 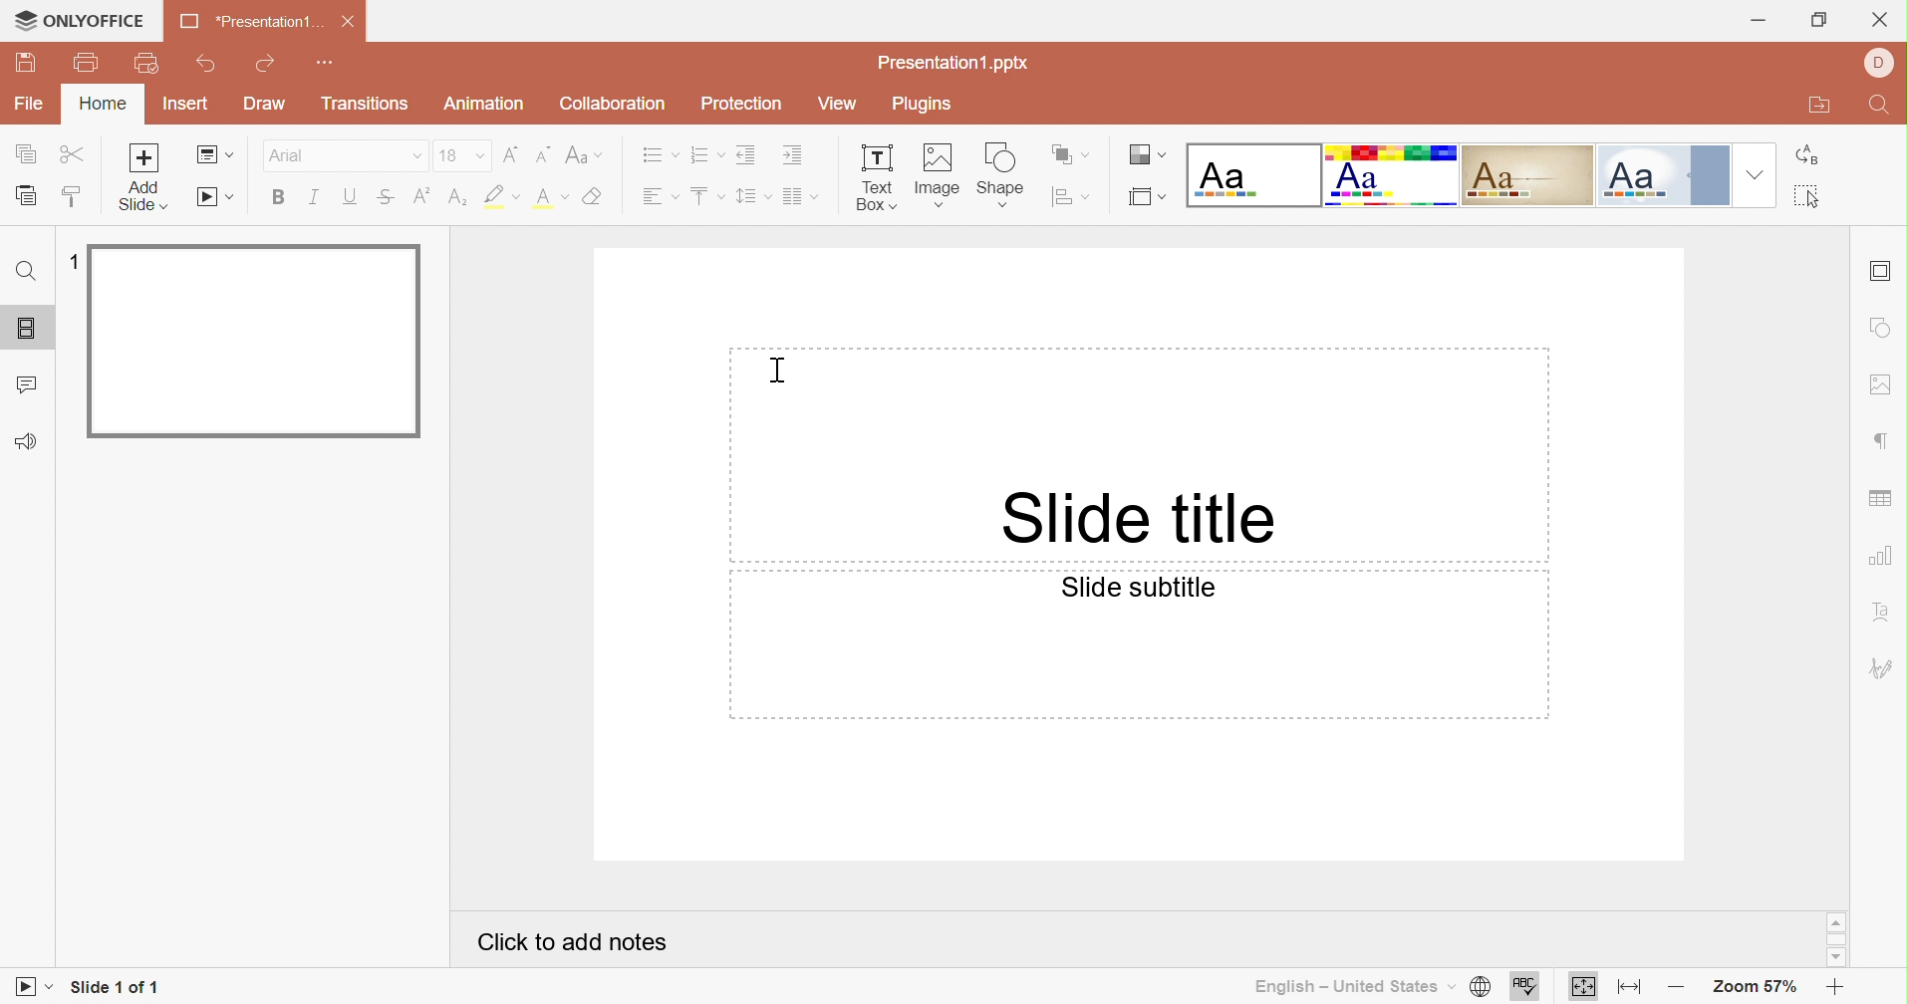 What do you see at coordinates (1678, 986) in the screenshot?
I see `Zoom out` at bounding box center [1678, 986].